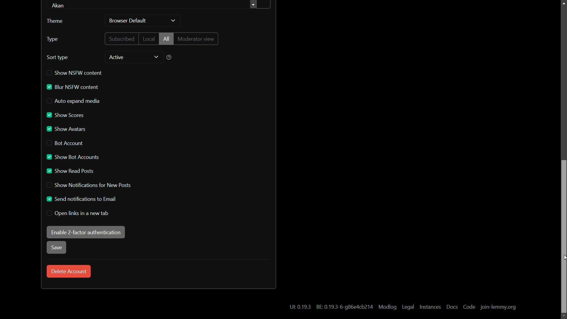 This screenshot has height=319, width=567. I want to click on modlog, so click(387, 307).